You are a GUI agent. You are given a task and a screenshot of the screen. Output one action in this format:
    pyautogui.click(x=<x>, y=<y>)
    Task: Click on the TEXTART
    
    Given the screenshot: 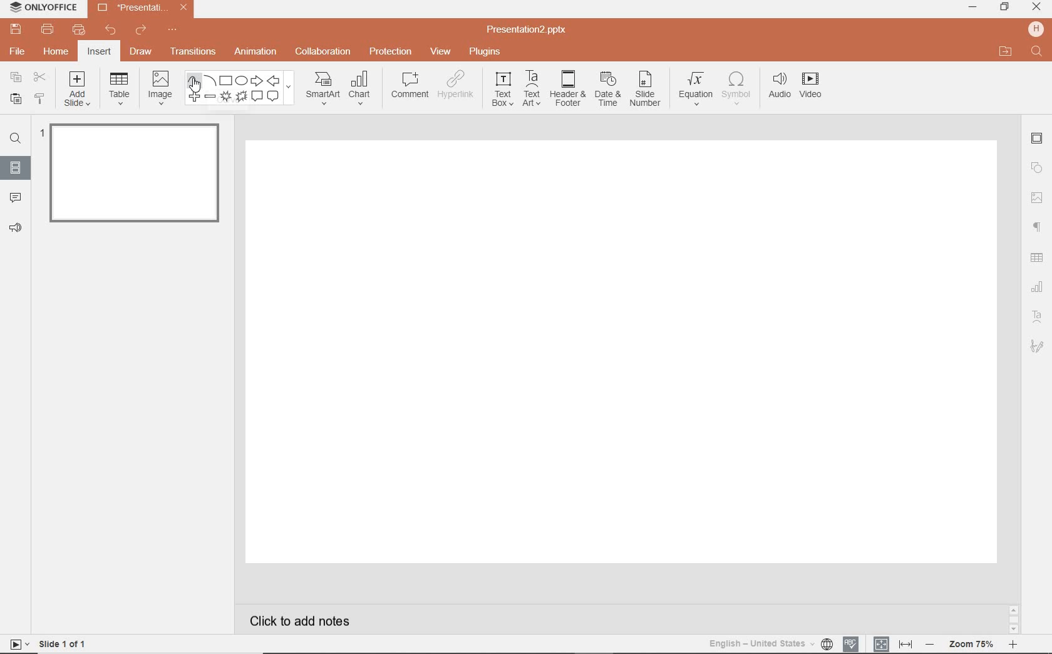 What is the action you would take?
    pyautogui.click(x=532, y=90)
    